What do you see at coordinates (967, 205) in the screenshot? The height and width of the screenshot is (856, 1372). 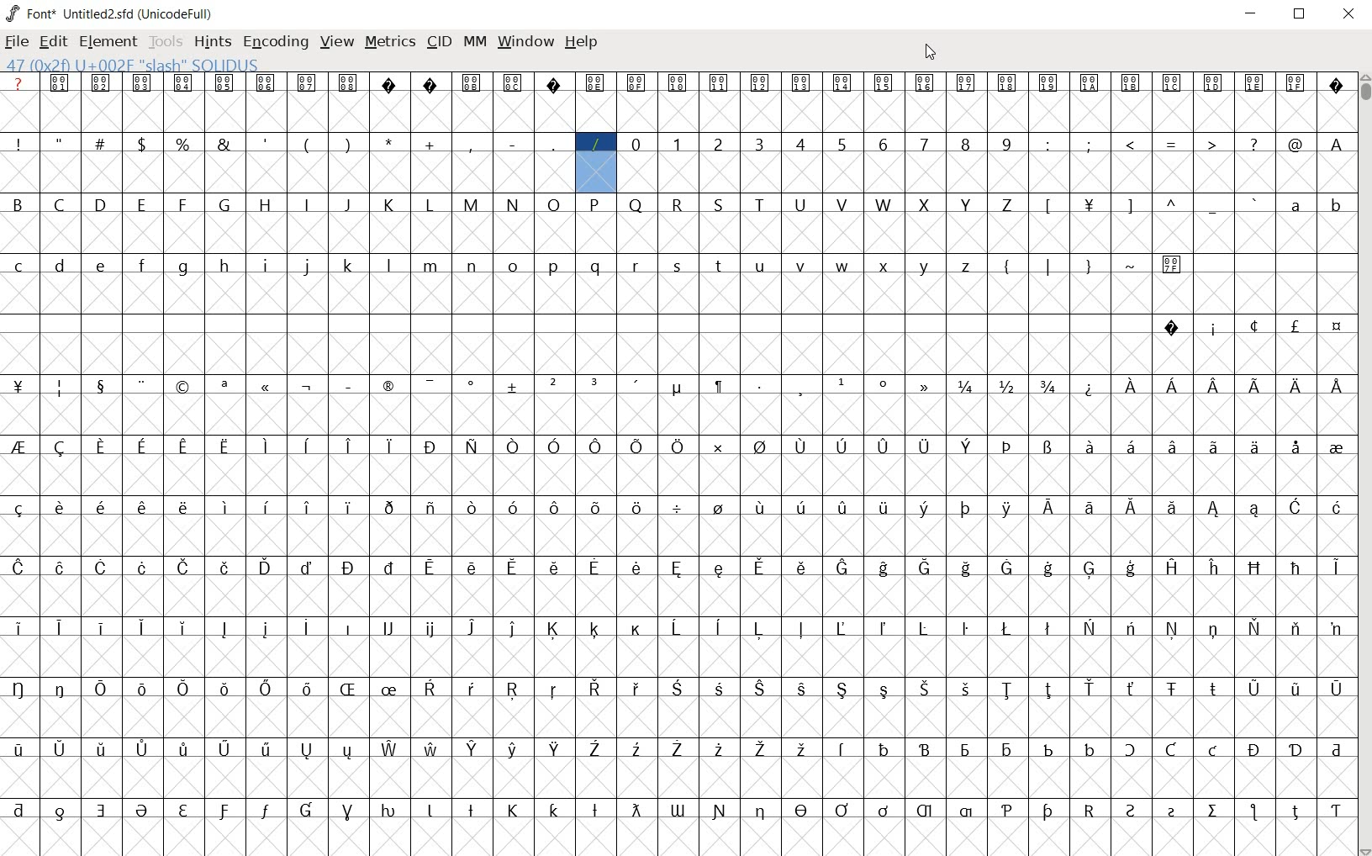 I see `glyph` at bounding box center [967, 205].